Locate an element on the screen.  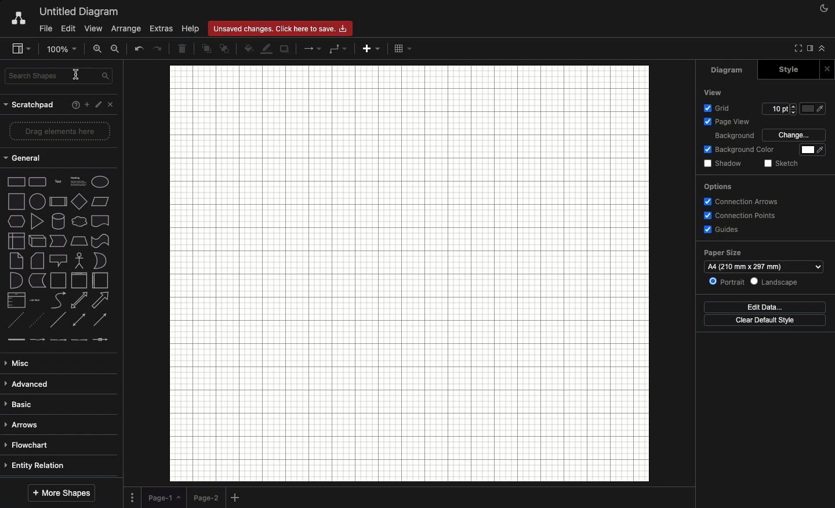
Guides is located at coordinates (723, 230).